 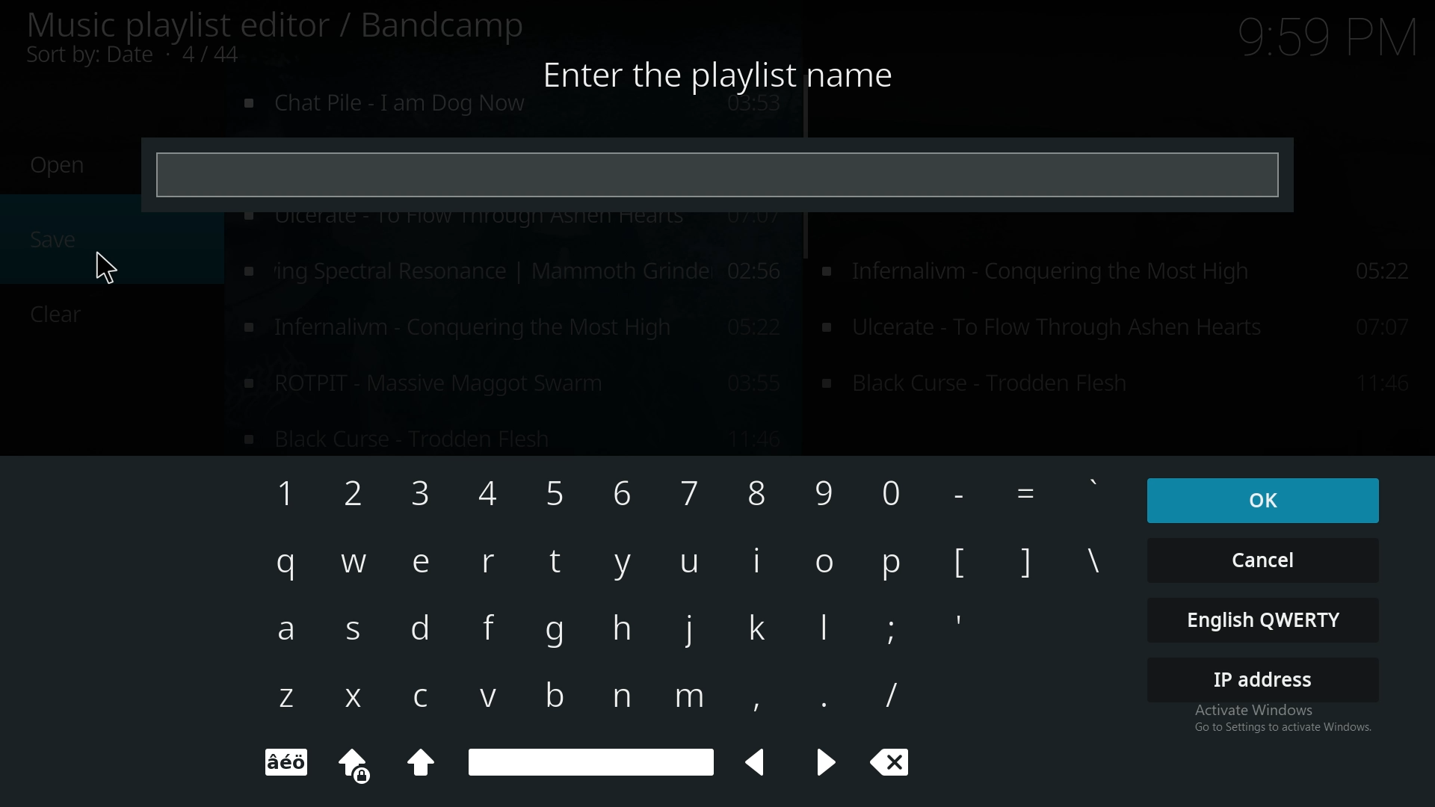 I want to click on ip address, so click(x=1265, y=678).